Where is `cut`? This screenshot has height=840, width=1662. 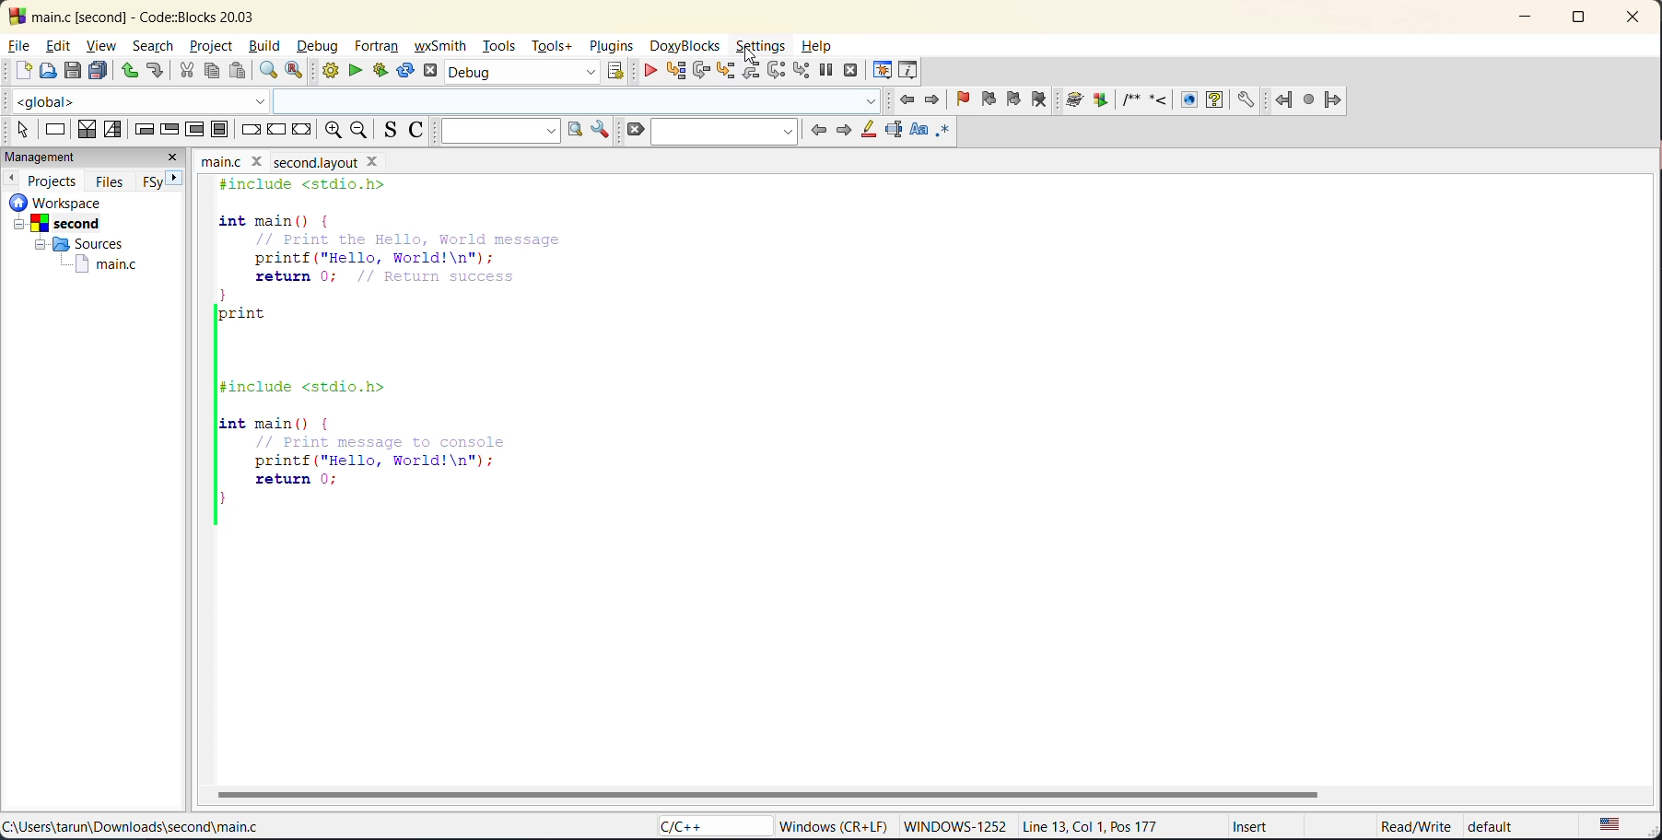 cut is located at coordinates (185, 71).